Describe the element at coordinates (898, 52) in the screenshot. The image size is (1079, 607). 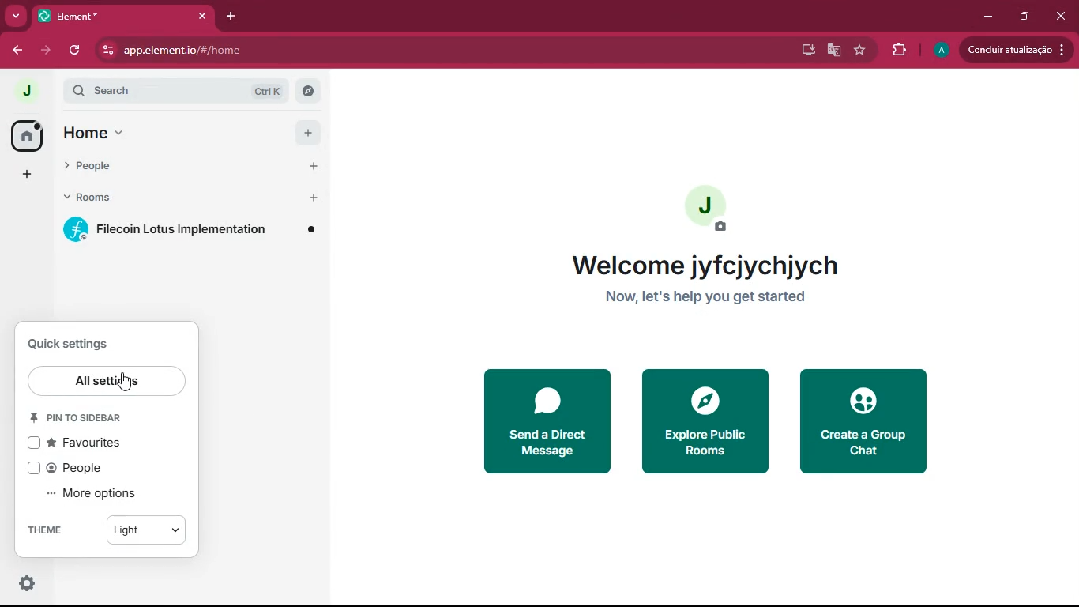
I see `extensions` at that location.